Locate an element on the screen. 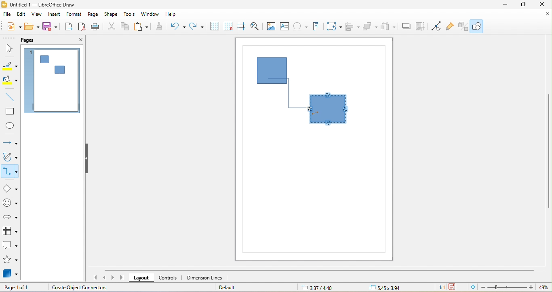 This screenshot has width=552, height=292. print is located at coordinates (96, 28).